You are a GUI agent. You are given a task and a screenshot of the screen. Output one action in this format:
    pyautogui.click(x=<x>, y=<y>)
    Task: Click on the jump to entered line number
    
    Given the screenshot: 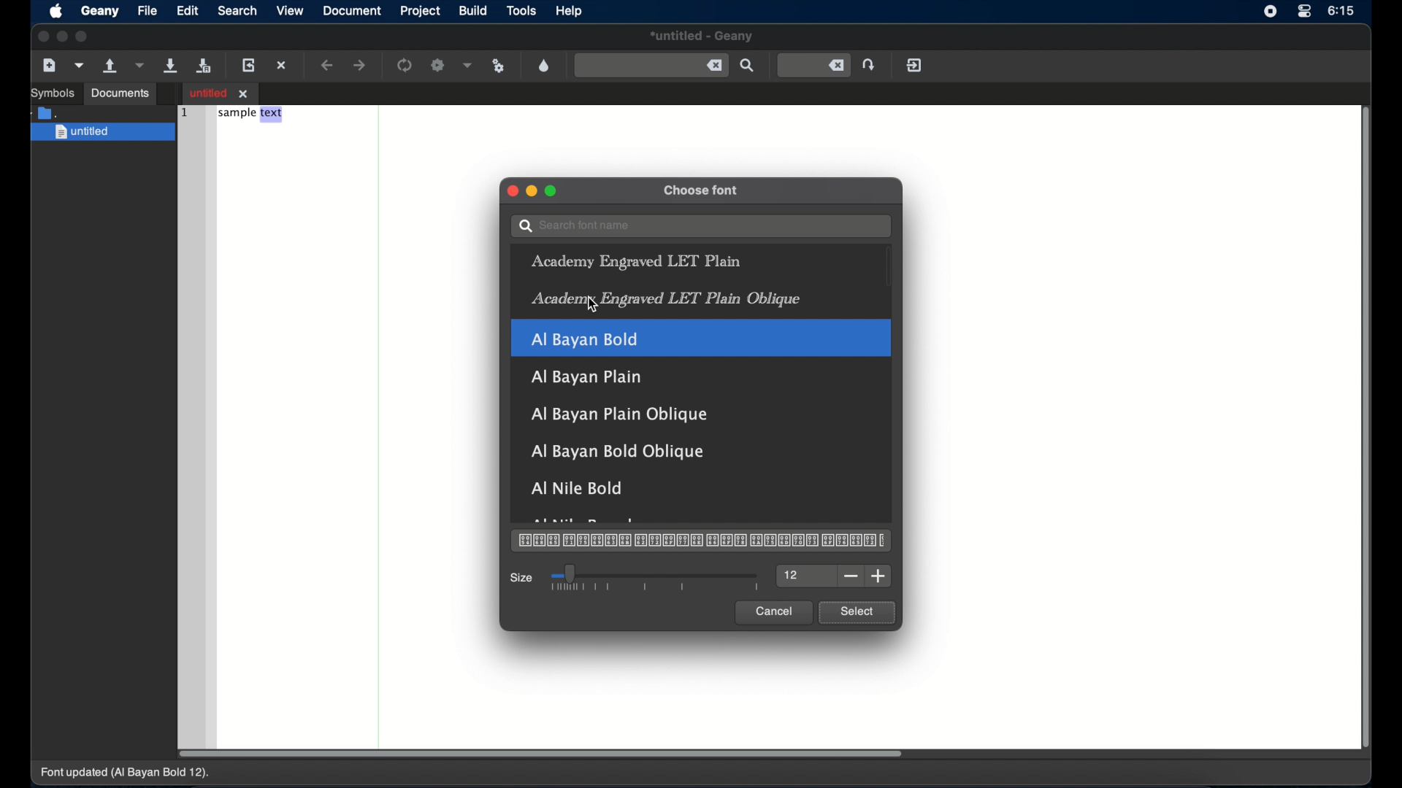 What is the action you would take?
    pyautogui.click(x=814, y=66)
    